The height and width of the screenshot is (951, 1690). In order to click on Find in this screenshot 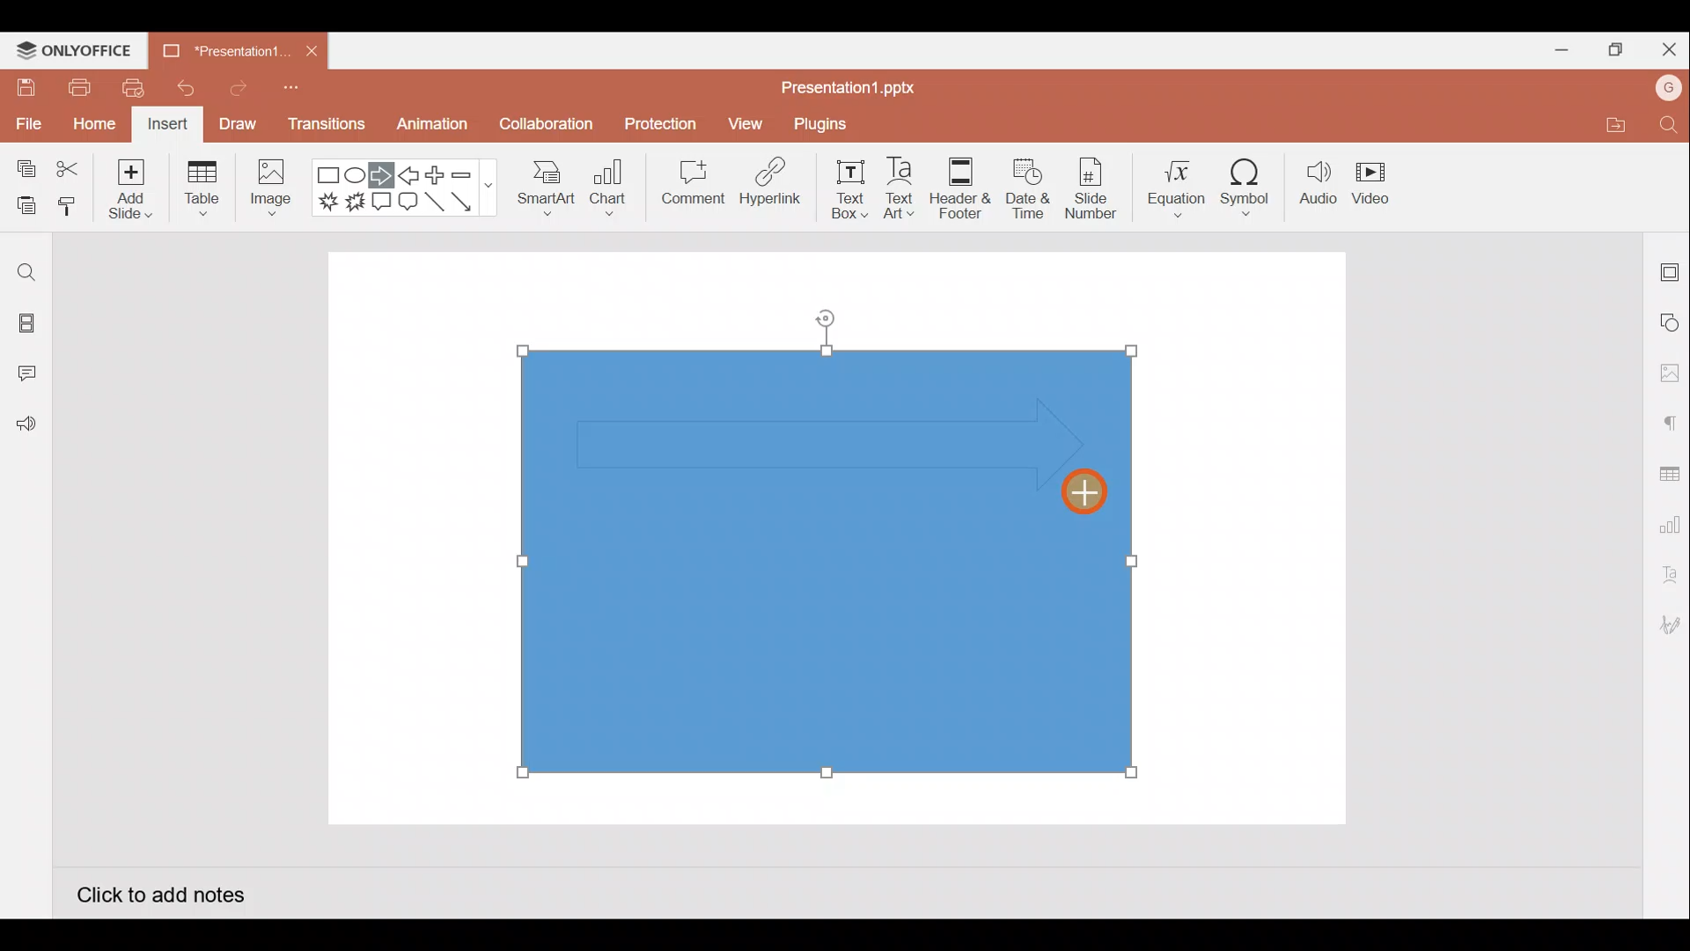, I will do `click(1671, 124)`.